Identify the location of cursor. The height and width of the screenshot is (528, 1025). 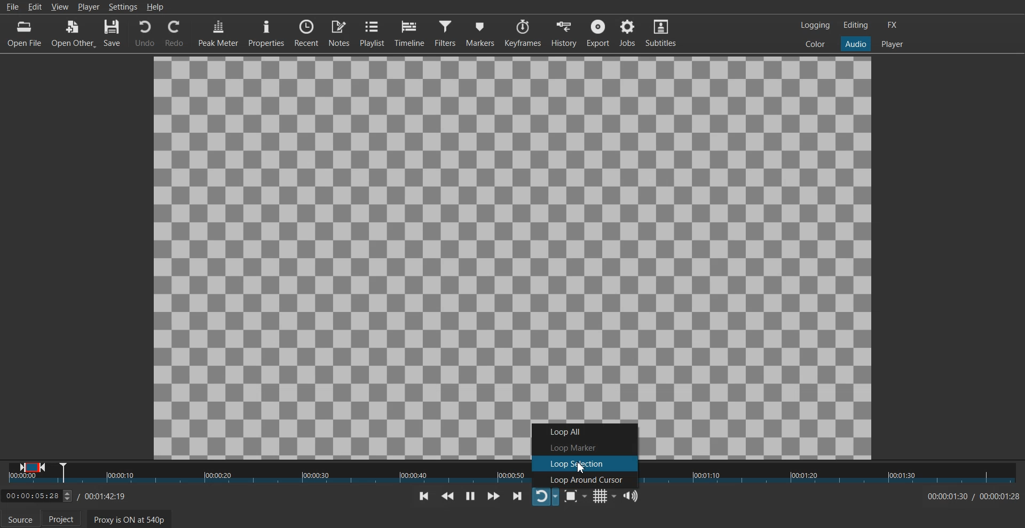
(581, 468).